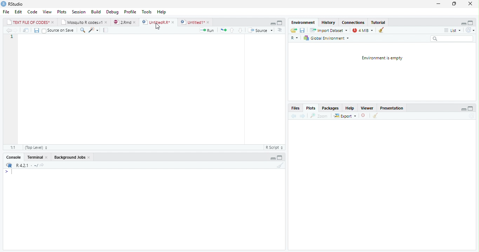  What do you see at coordinates (32, 12) in the screenshot?
I see `Code` at bounding box center [32, 12].